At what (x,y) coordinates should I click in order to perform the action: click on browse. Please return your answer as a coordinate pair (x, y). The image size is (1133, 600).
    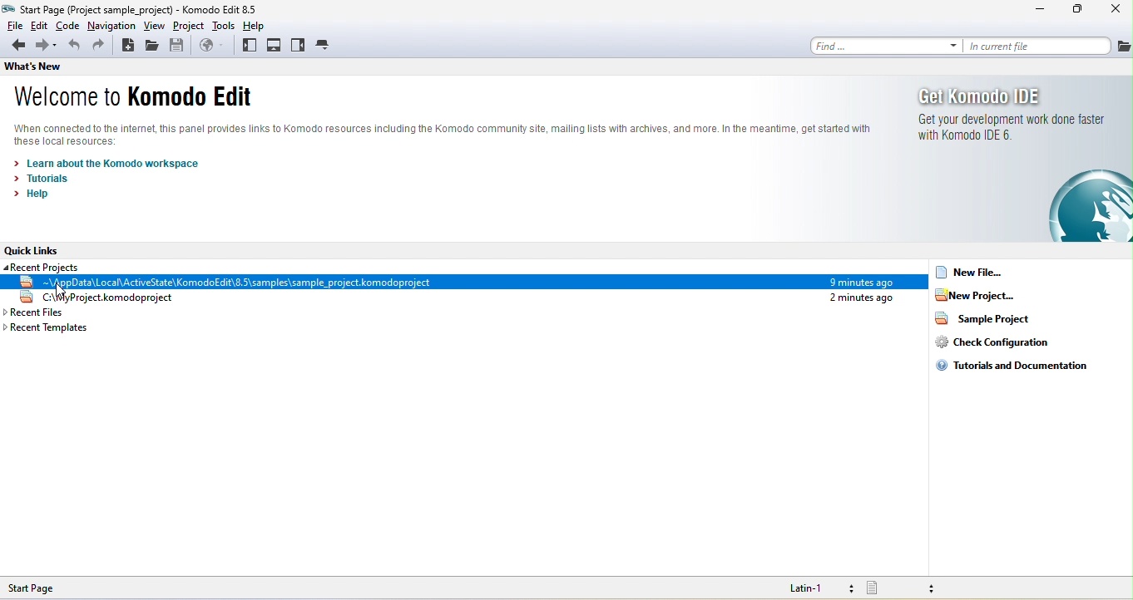
    Looking at the image, I should click on (212, 44).